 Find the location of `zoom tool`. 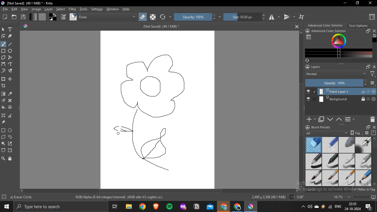

zoom tool is located at coordinates (3, 158).